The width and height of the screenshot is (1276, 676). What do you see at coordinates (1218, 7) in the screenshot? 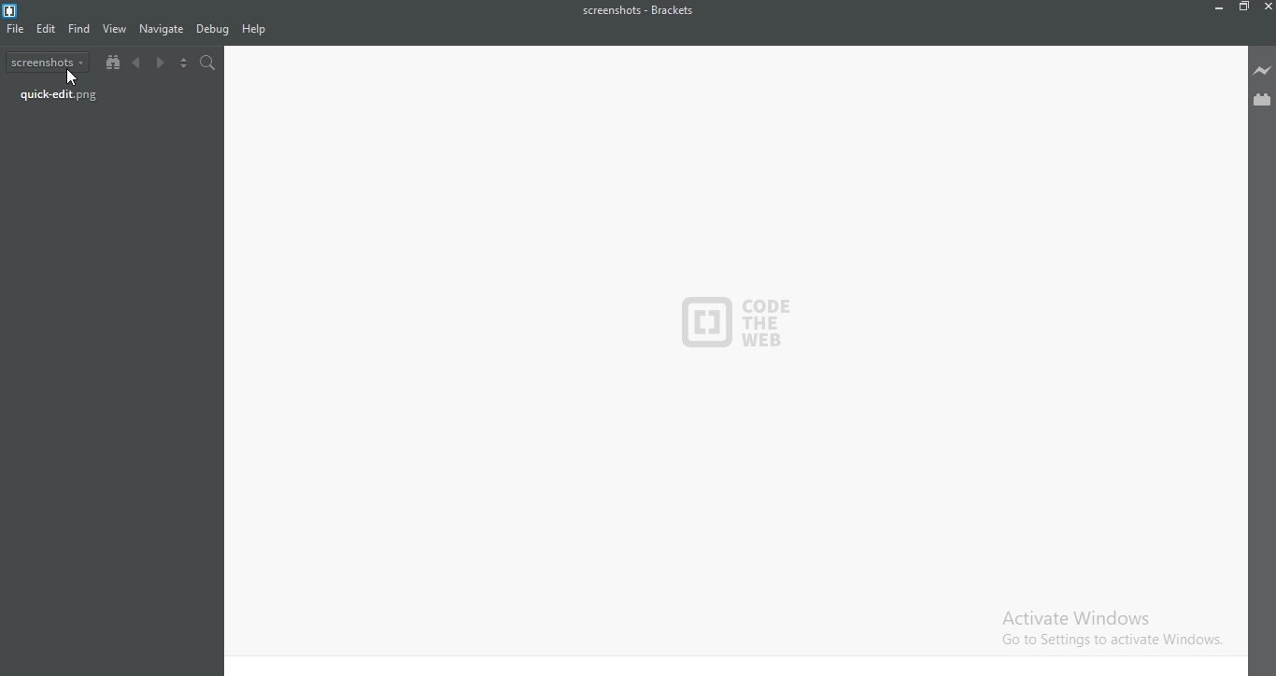
I see `Minimize` at bounding box center [1218, 7].